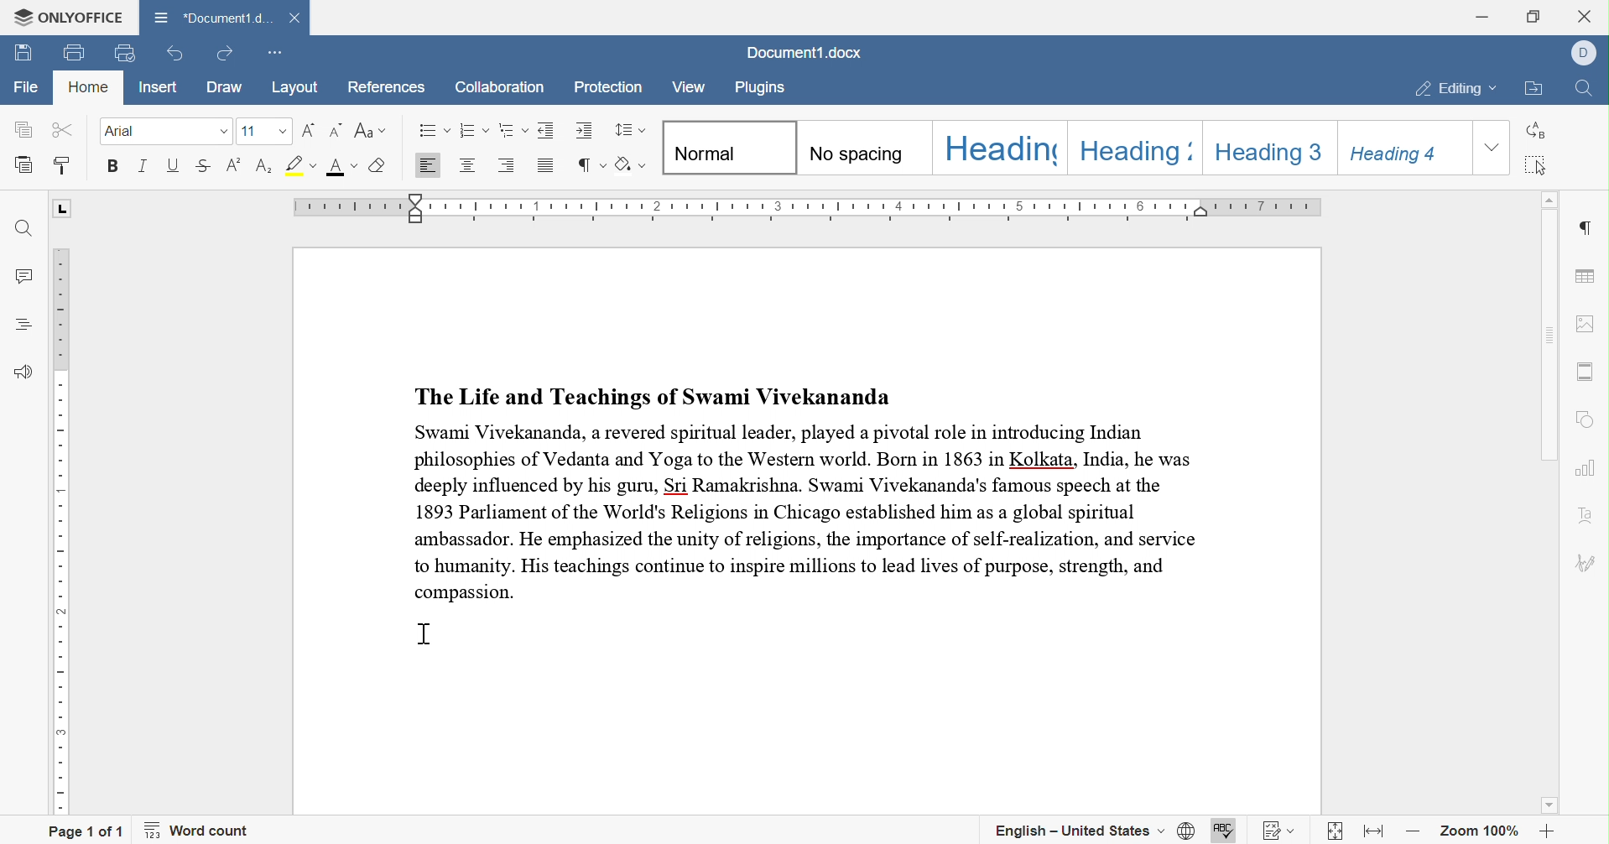 The width and height of the screenshot is (1609, 844). I want to click on L, so click(65, 210).